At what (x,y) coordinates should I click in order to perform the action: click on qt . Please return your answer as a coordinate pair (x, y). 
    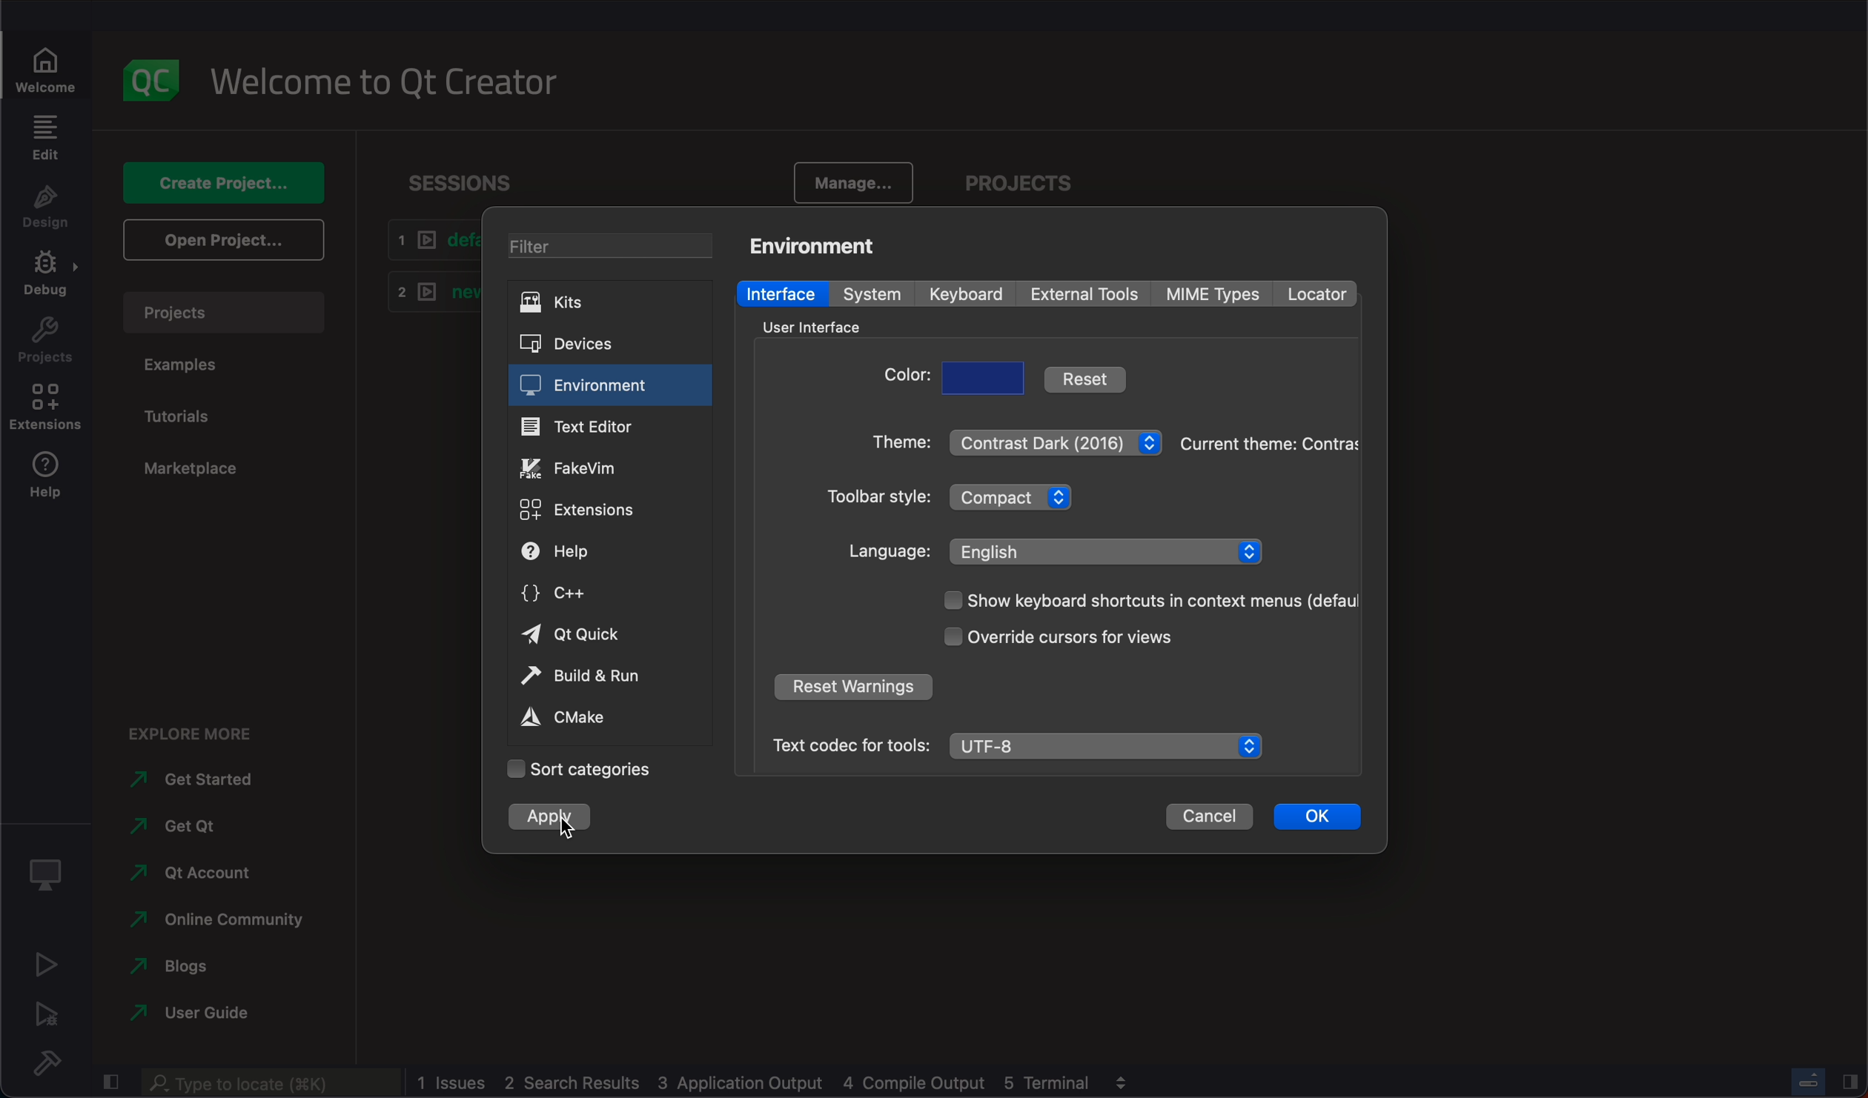
    Looking at the image, I should click on (609, 635).